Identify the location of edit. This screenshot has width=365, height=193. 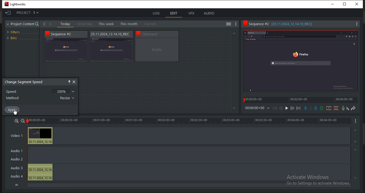
(174, 13).